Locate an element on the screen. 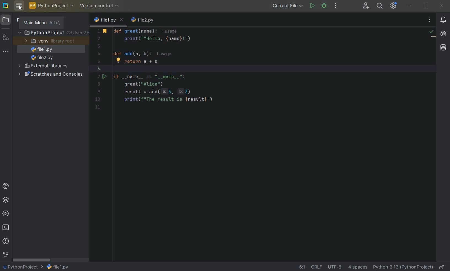  code is located at coordinates (174, 67).